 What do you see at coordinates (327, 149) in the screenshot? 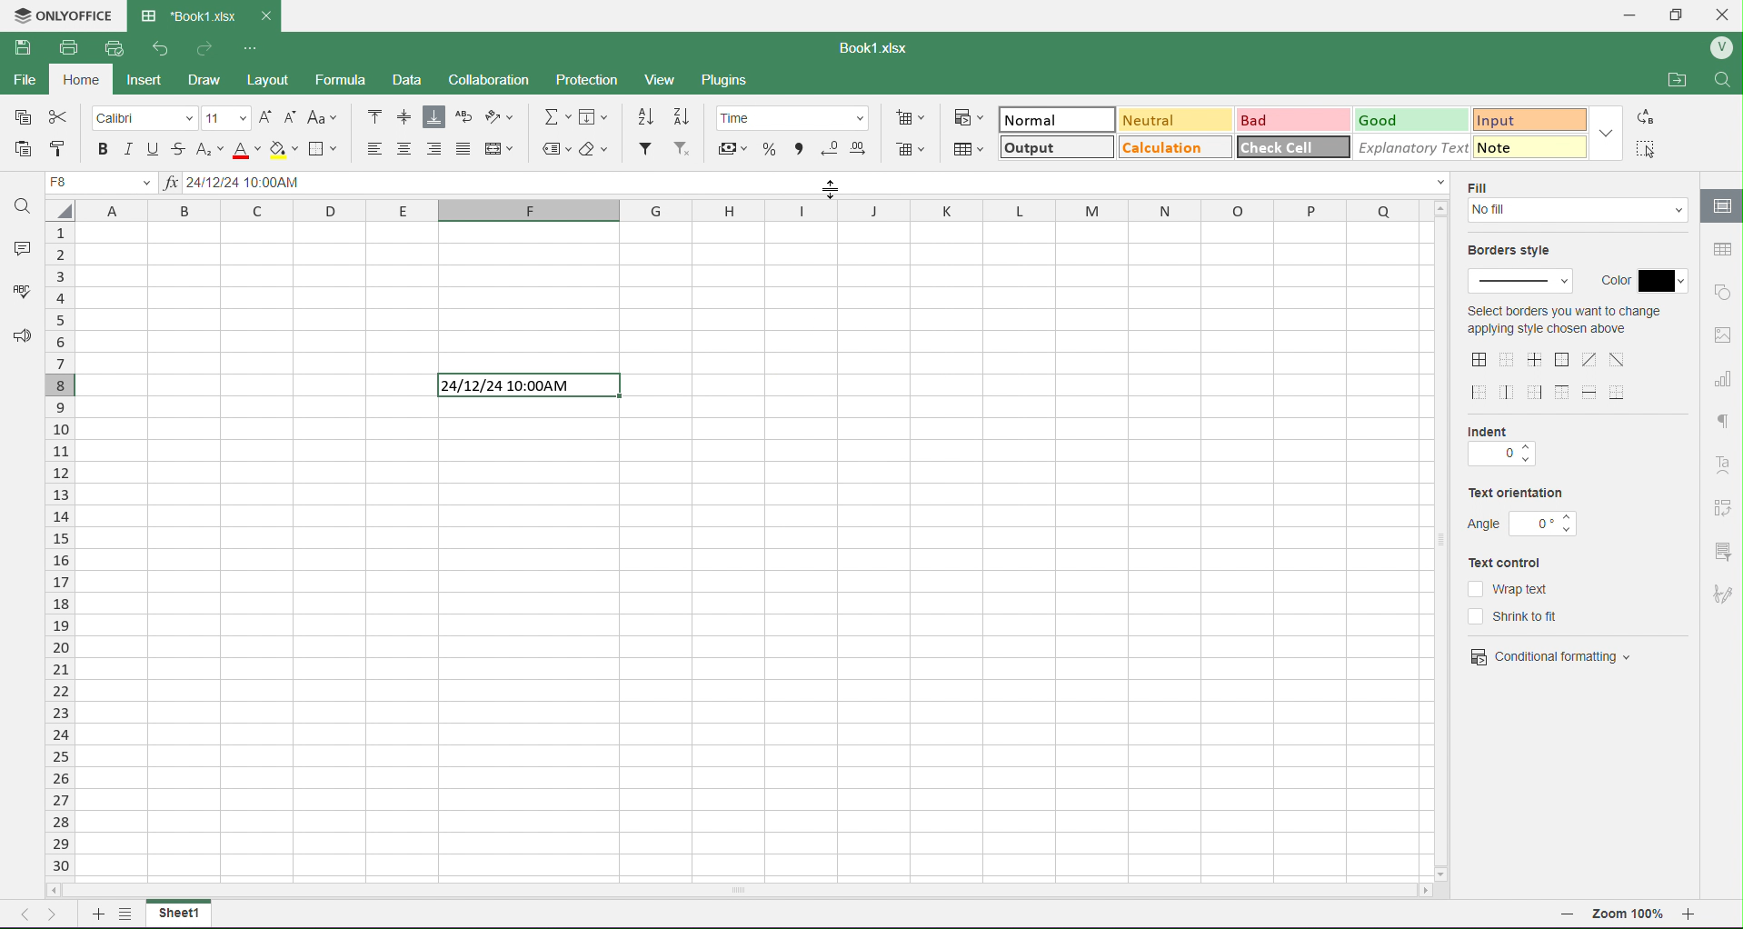
I see `Borders` at bounding box center [327, 149].